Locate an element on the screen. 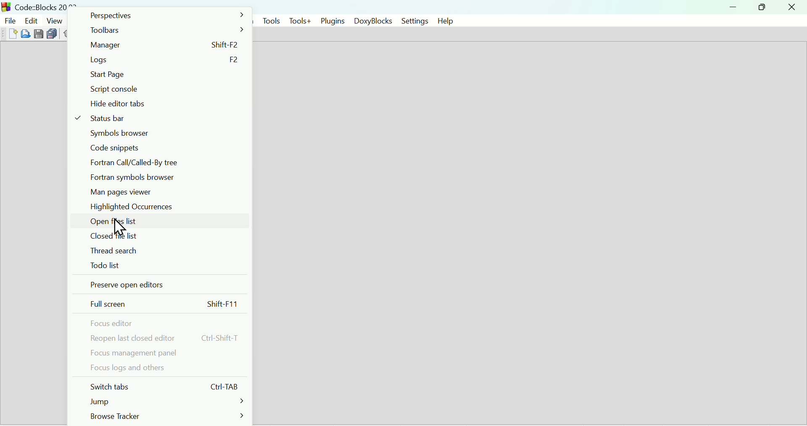 This screenshot has height=426, width=807. Highlighted occurrences is located at coordinates (163, 208).